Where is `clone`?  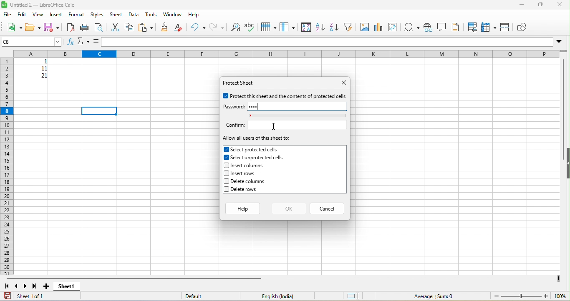
clone is located at coordinates (166, 27).